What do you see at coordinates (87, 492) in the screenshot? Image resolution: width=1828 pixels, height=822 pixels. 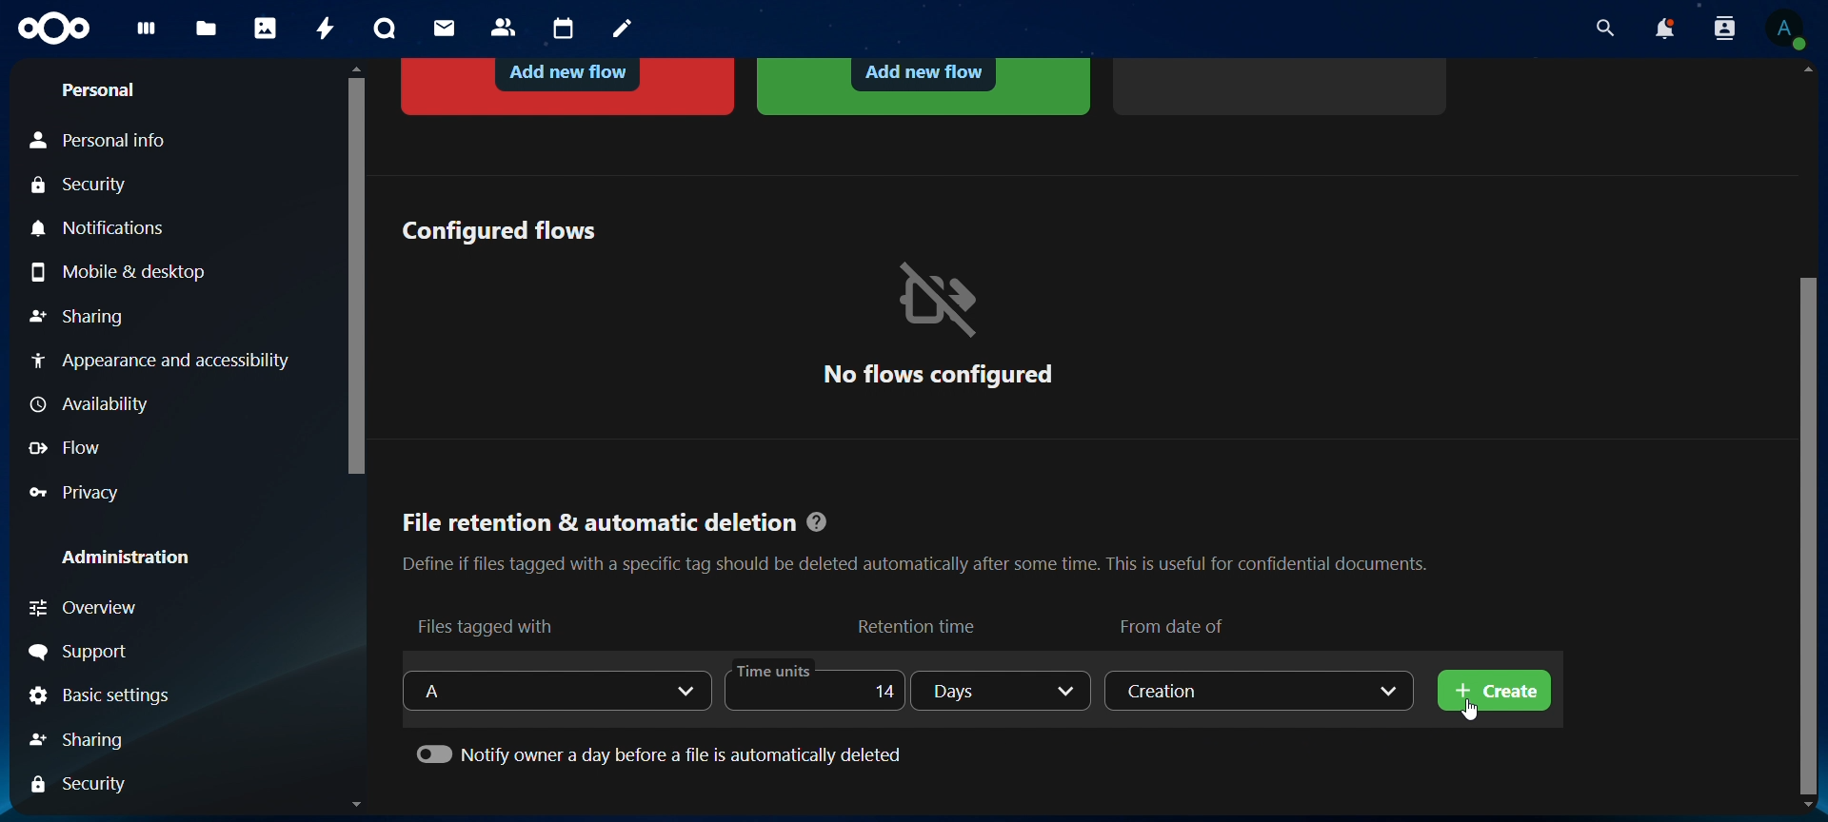 I see `privacy` at bounding box center [87, 492].